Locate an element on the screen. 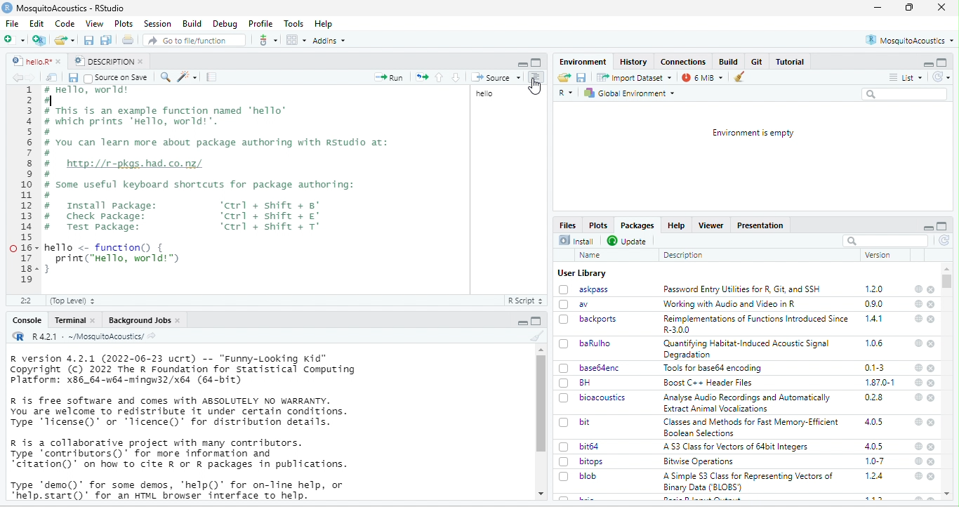  close is located at coordinates (932, 320).